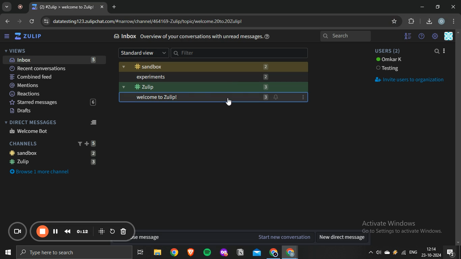  I want to click on wifi, so click(403, 254).